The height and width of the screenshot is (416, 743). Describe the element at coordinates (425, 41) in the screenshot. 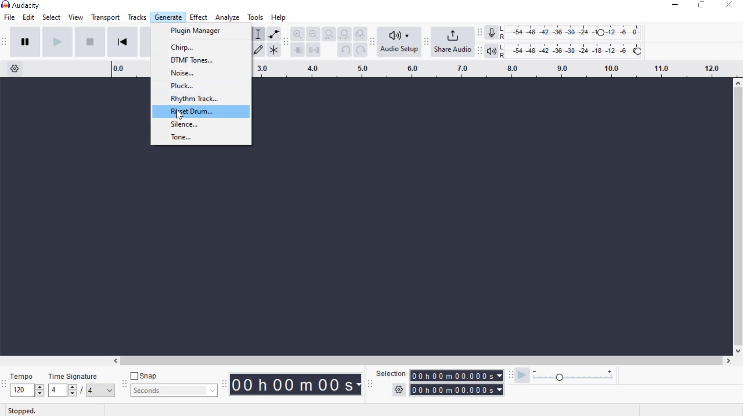

I see `Share Audio Toolbar` at that location.